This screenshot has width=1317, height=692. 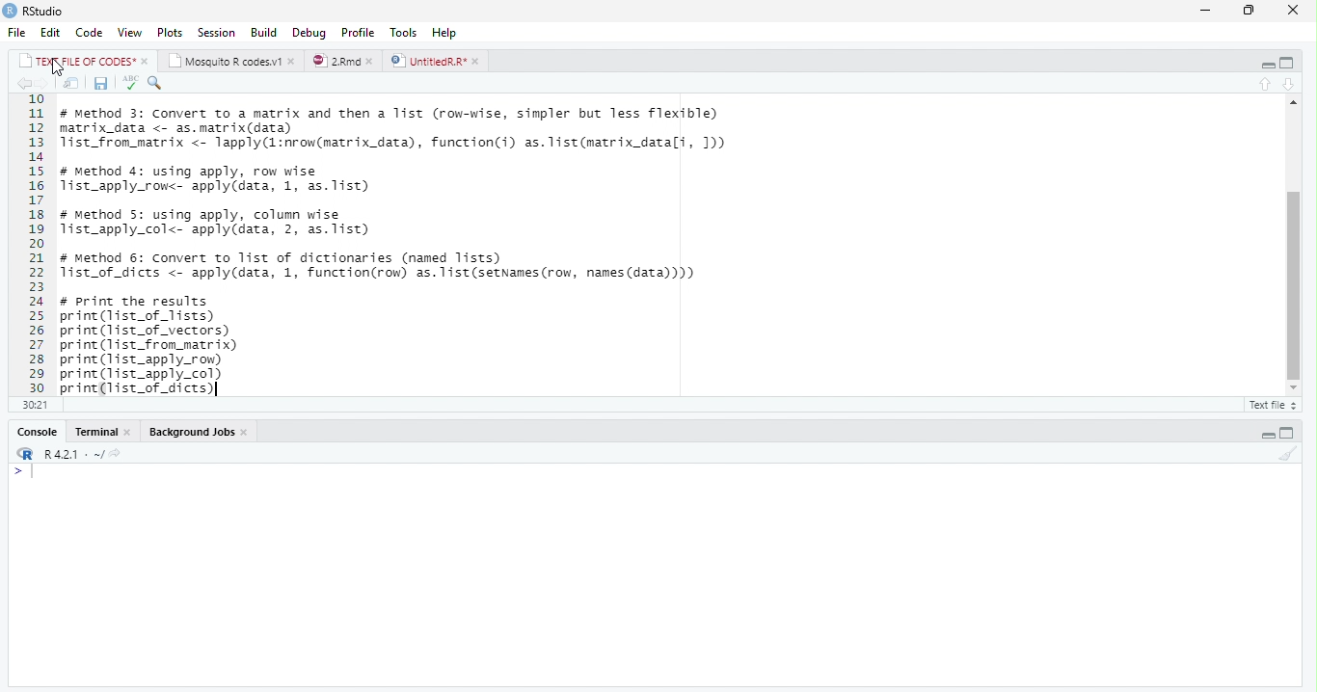 I want to click on View, so click(x=130, y=31).